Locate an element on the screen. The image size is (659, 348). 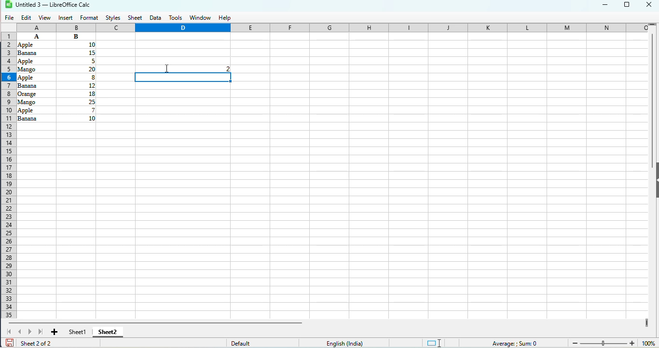
scroll to first sheet is located at coordinates (9, 331).